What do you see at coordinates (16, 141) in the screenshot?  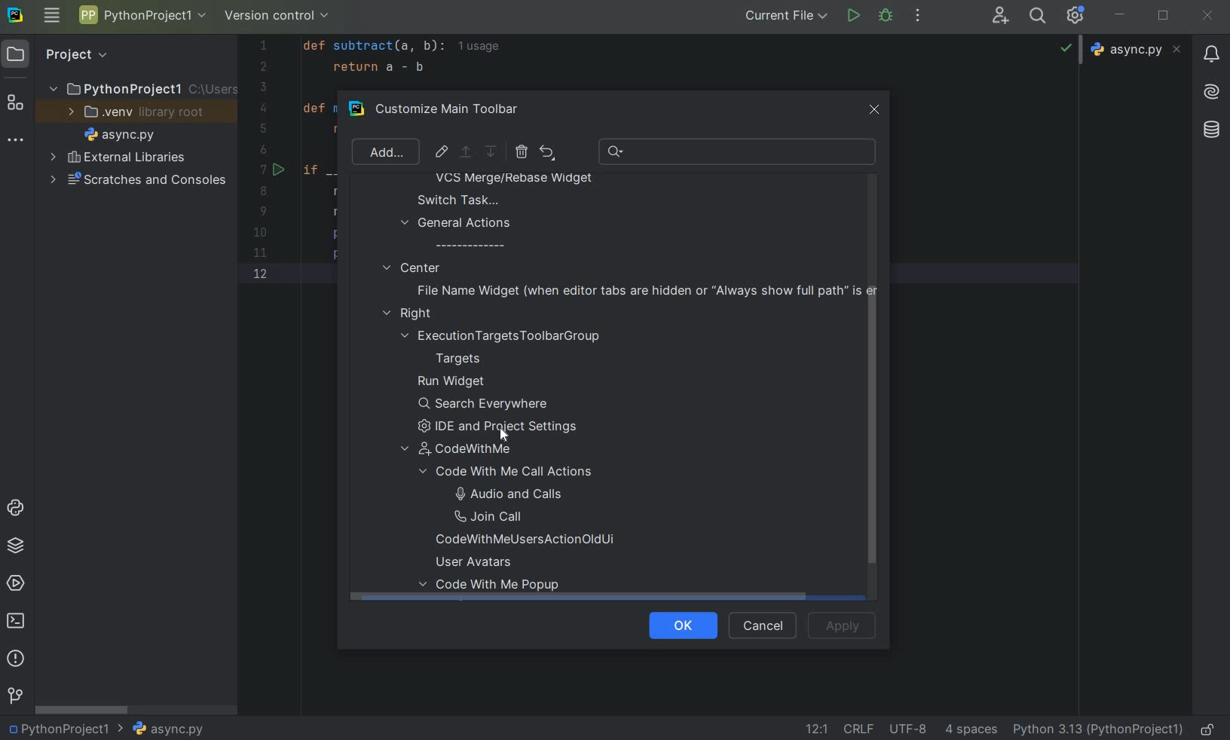 I see `MORE TOOL WINDOWS` at bounding box center [16, 141].